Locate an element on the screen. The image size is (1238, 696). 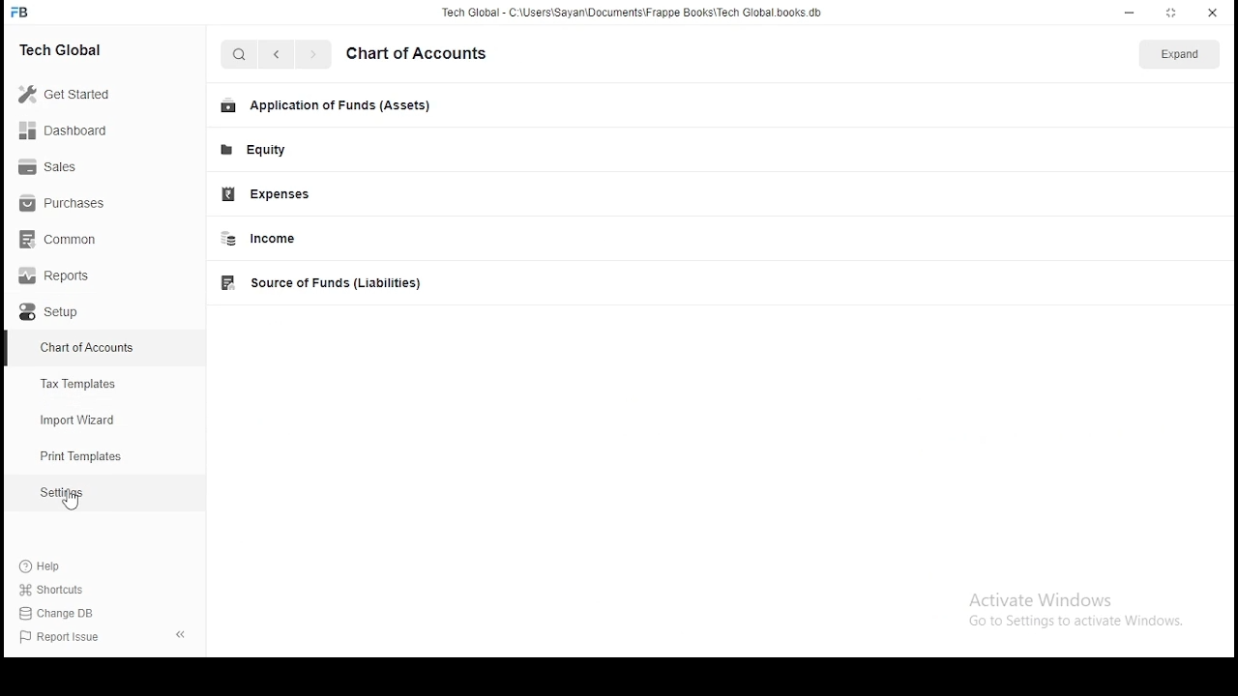
Report issue is located at coordinates (62, 639).